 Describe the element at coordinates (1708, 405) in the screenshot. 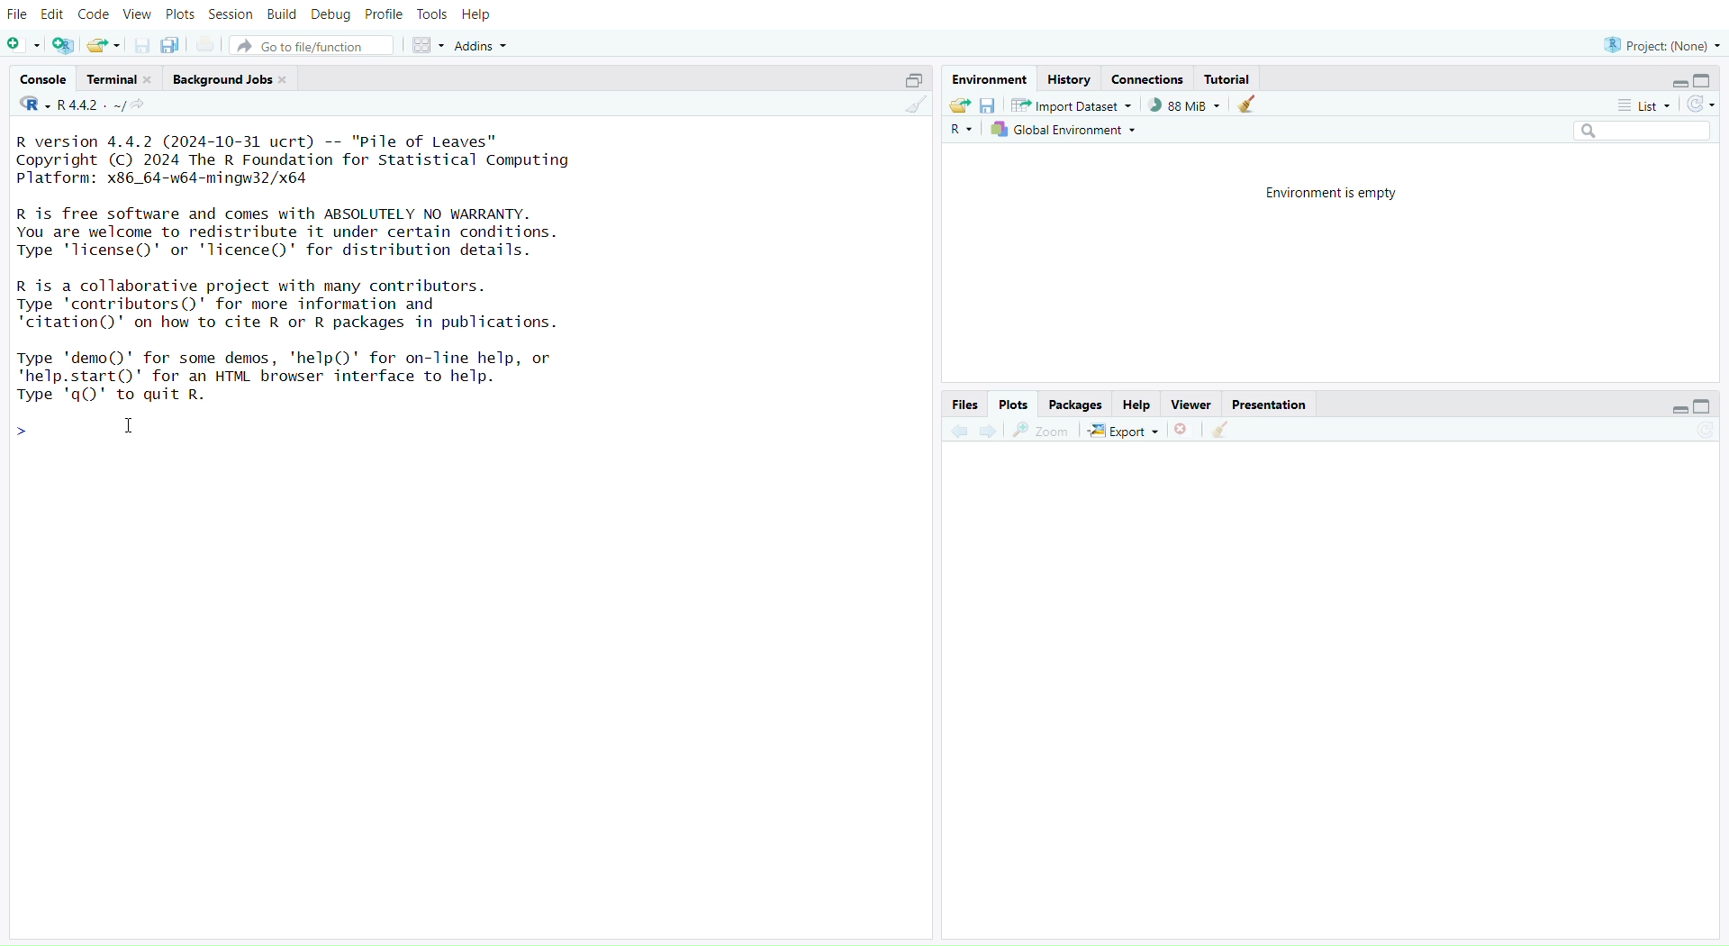

I see `collapse` at that location.